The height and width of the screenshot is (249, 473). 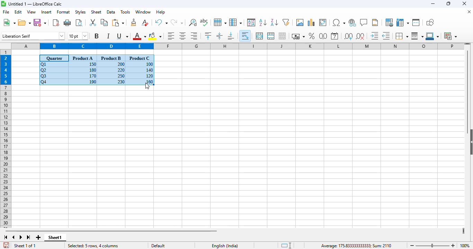 I want to click on selected: 5 rows, 4 columns, so click(x=96, y=246).